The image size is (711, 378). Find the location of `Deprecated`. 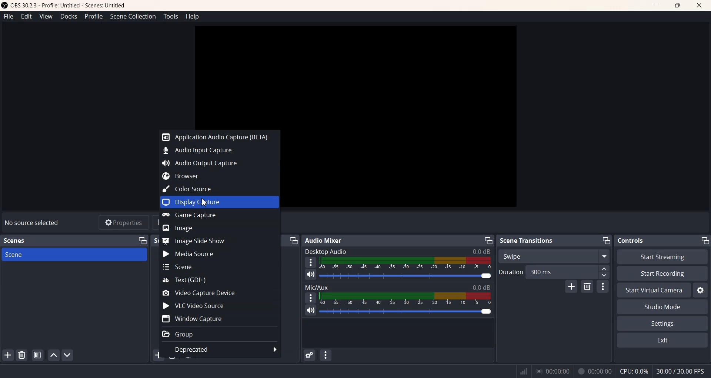

Deprecated is located at coordinates (220, 349).